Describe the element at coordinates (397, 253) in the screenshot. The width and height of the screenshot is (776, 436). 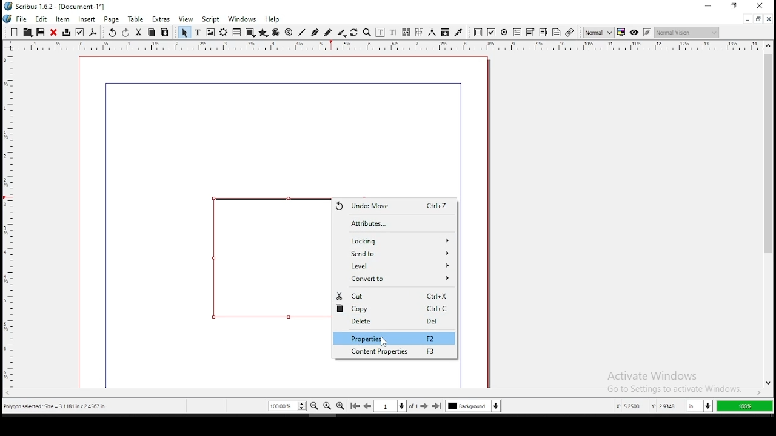
I see `send to` at that location.